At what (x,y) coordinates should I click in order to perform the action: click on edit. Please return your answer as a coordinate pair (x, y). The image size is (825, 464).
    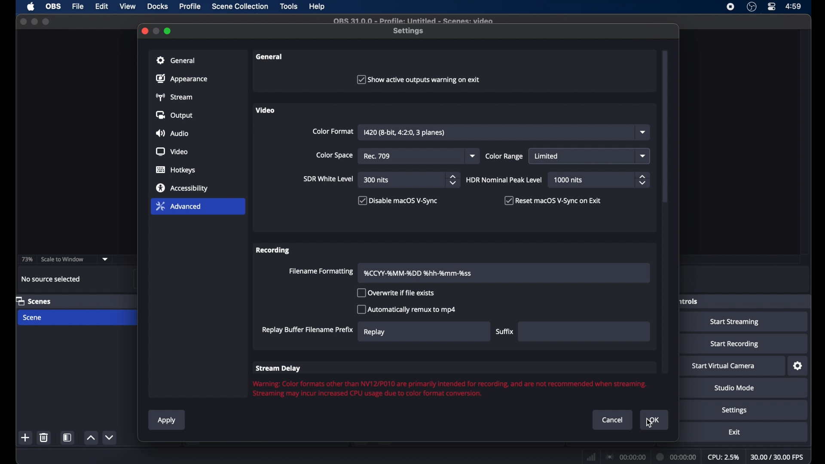
    Looking at the image, I should click on (101, 6).